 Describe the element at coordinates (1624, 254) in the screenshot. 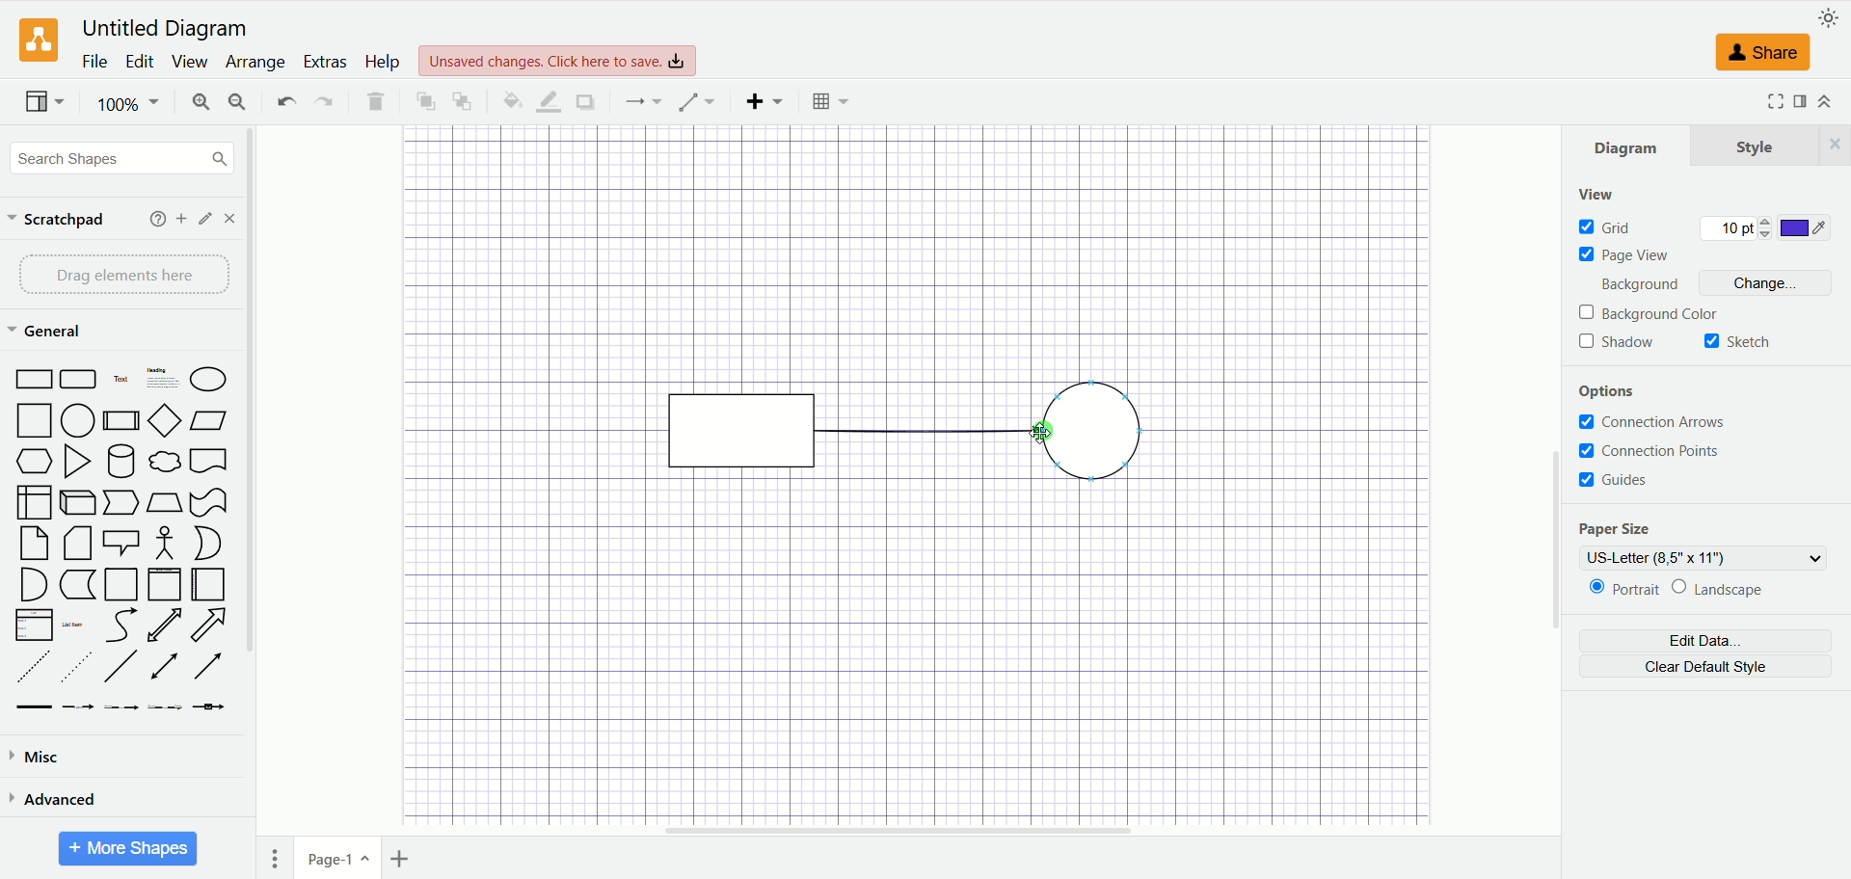

I see `page view` at that location.